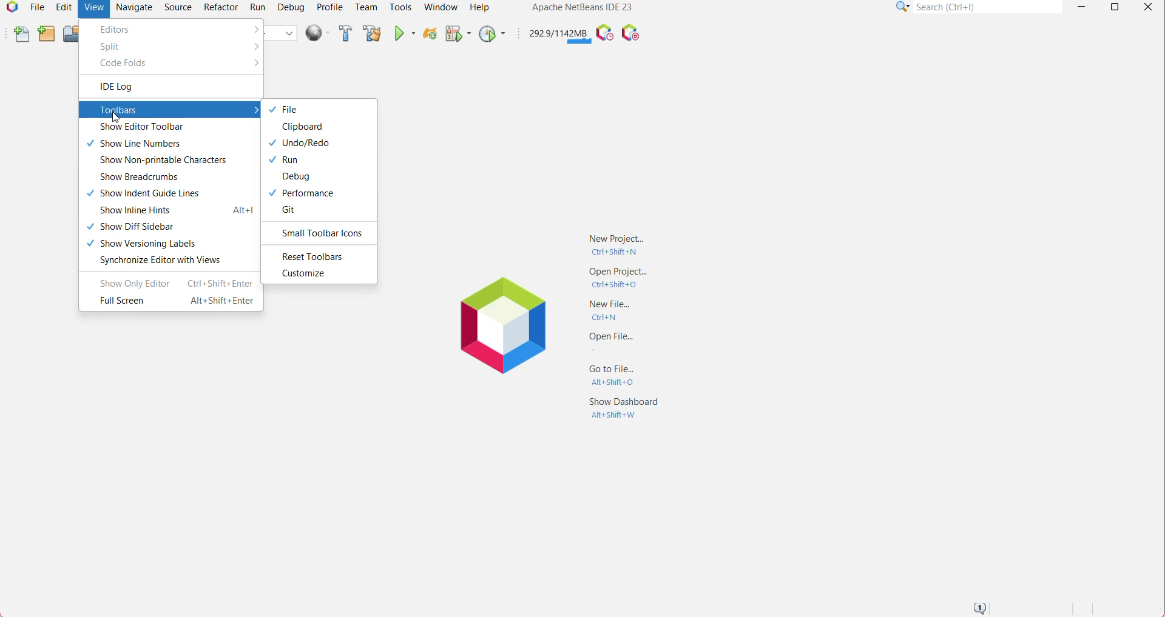  I want to click on Full Screen, so click(174, 301).